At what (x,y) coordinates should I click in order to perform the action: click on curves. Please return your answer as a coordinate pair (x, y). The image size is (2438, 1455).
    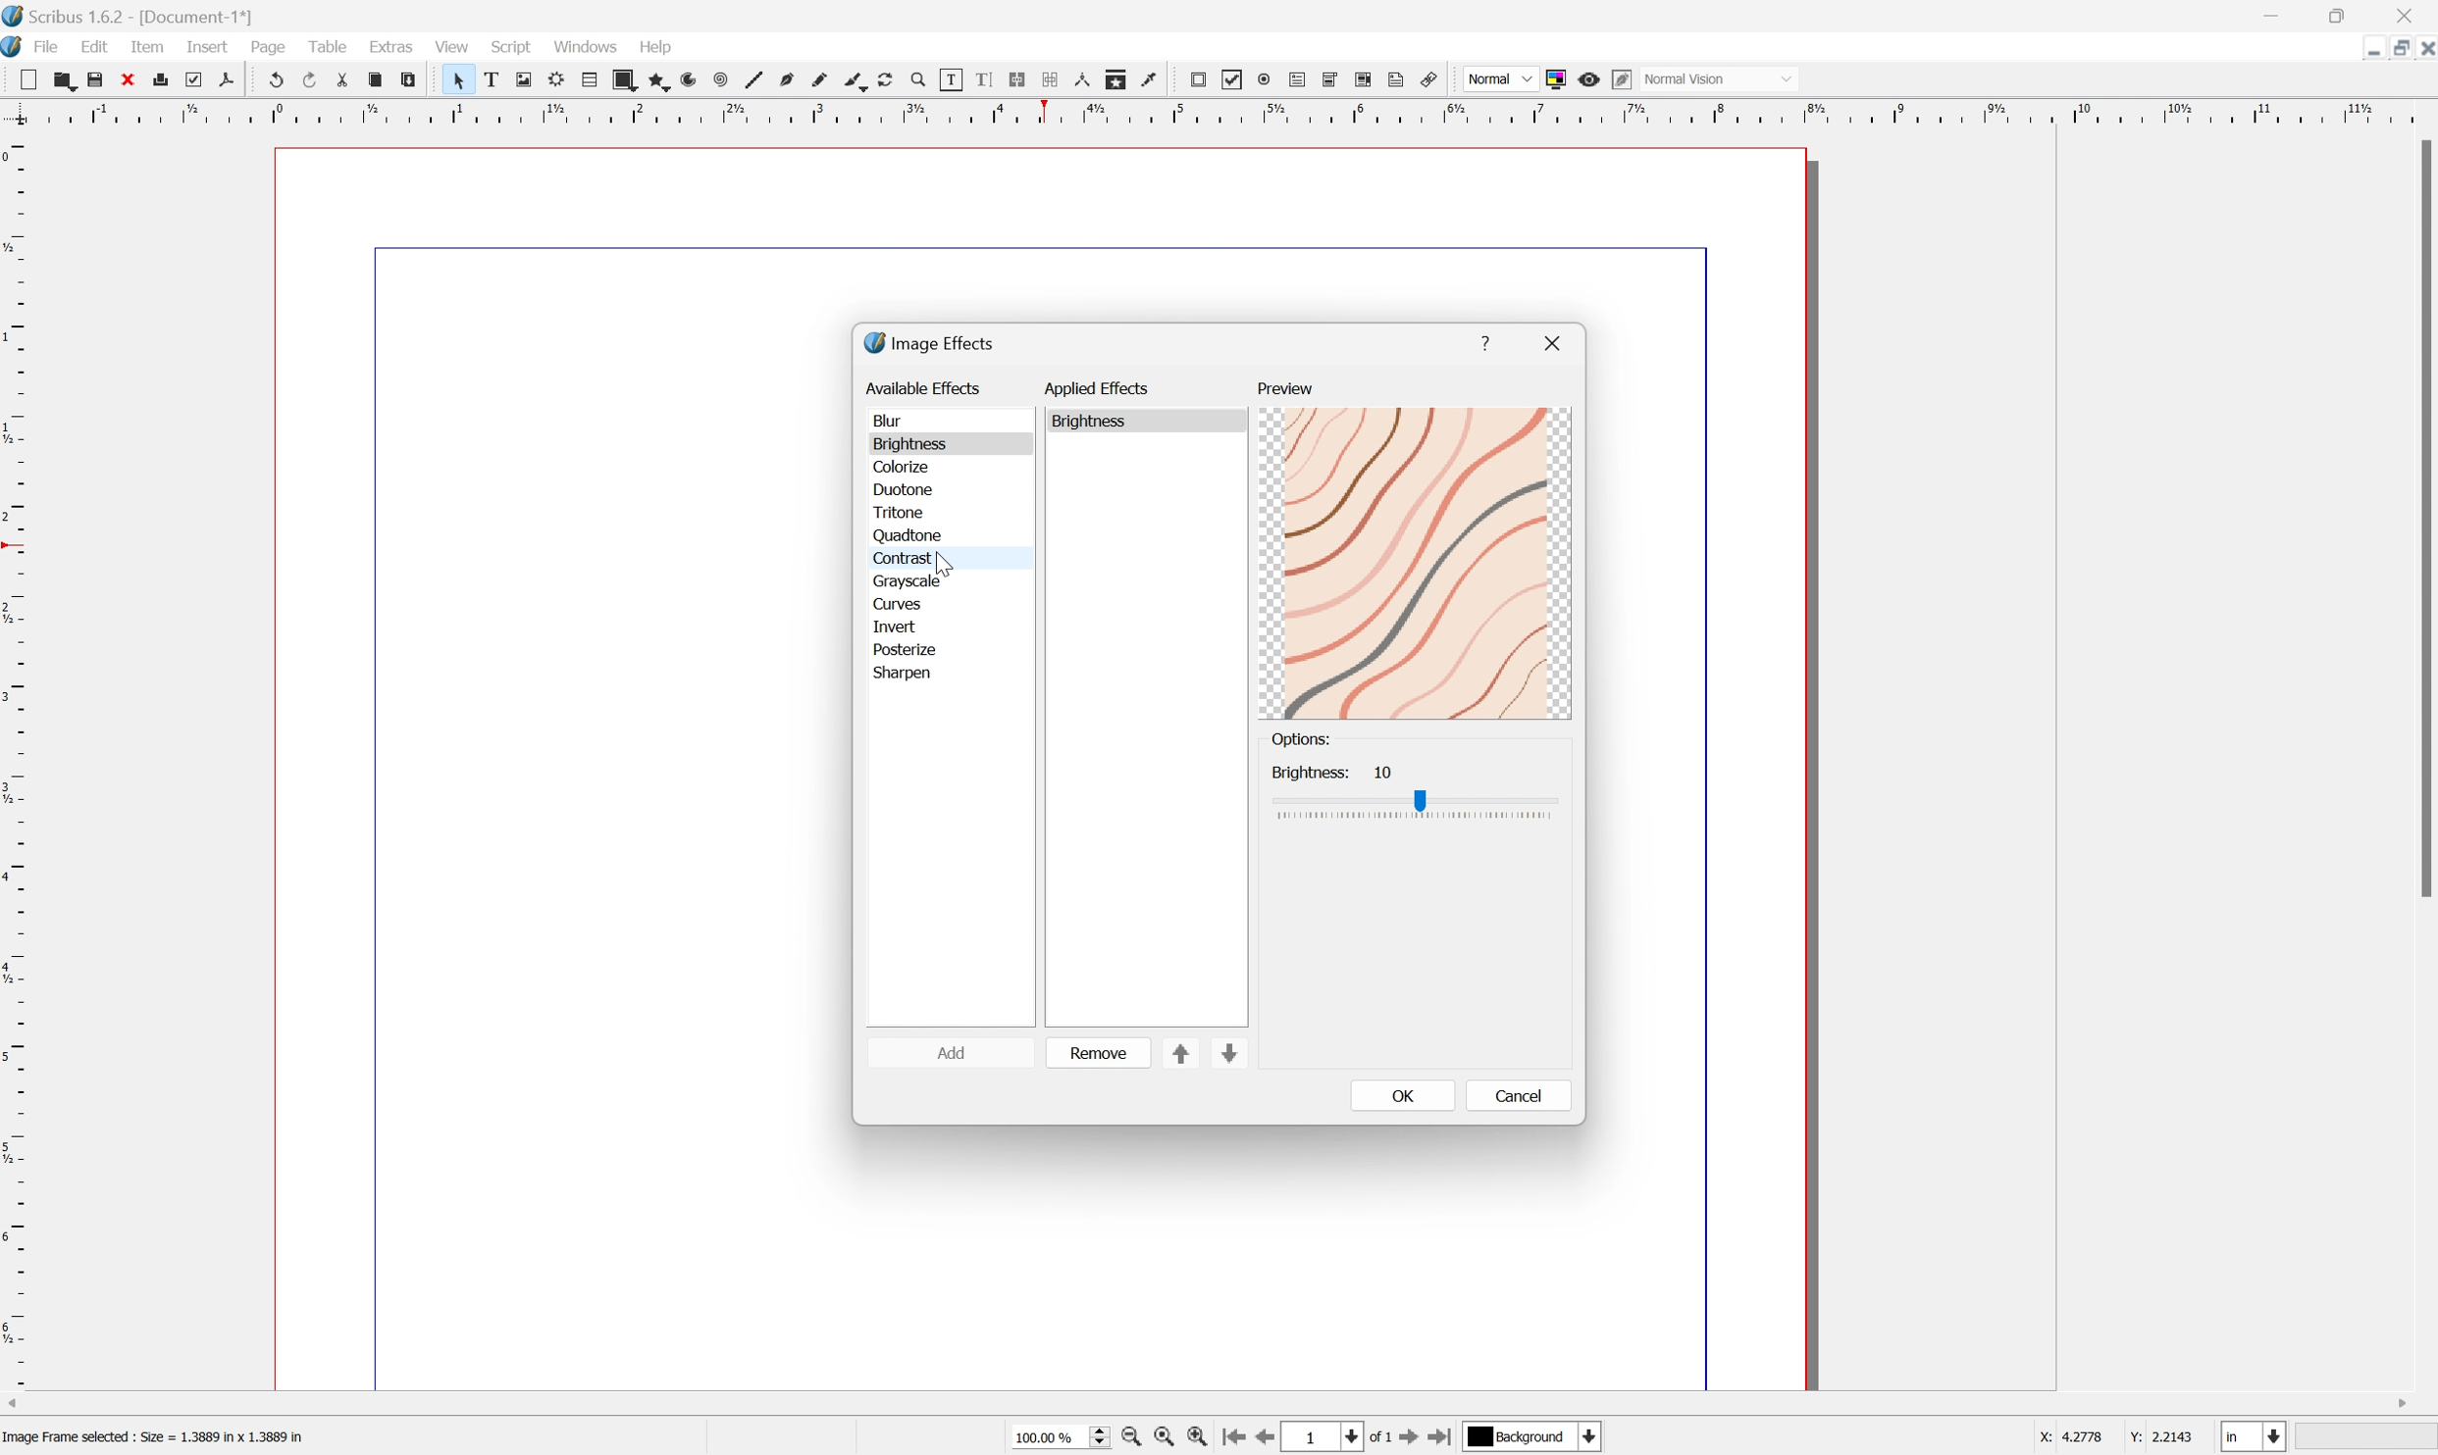
    Looking at the image, I should click on (895, 601).